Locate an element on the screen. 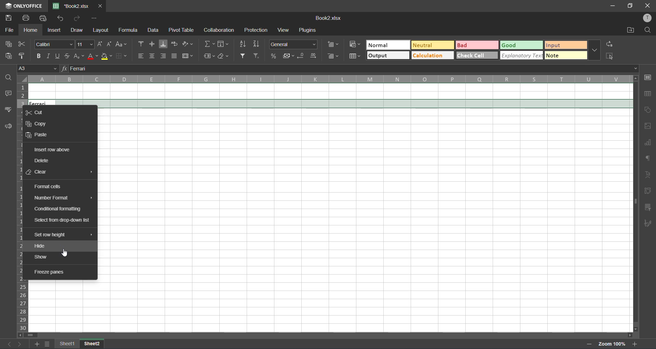 This screenshot has width=656, height=349. freeze panes is located at coordinates (51, 272).